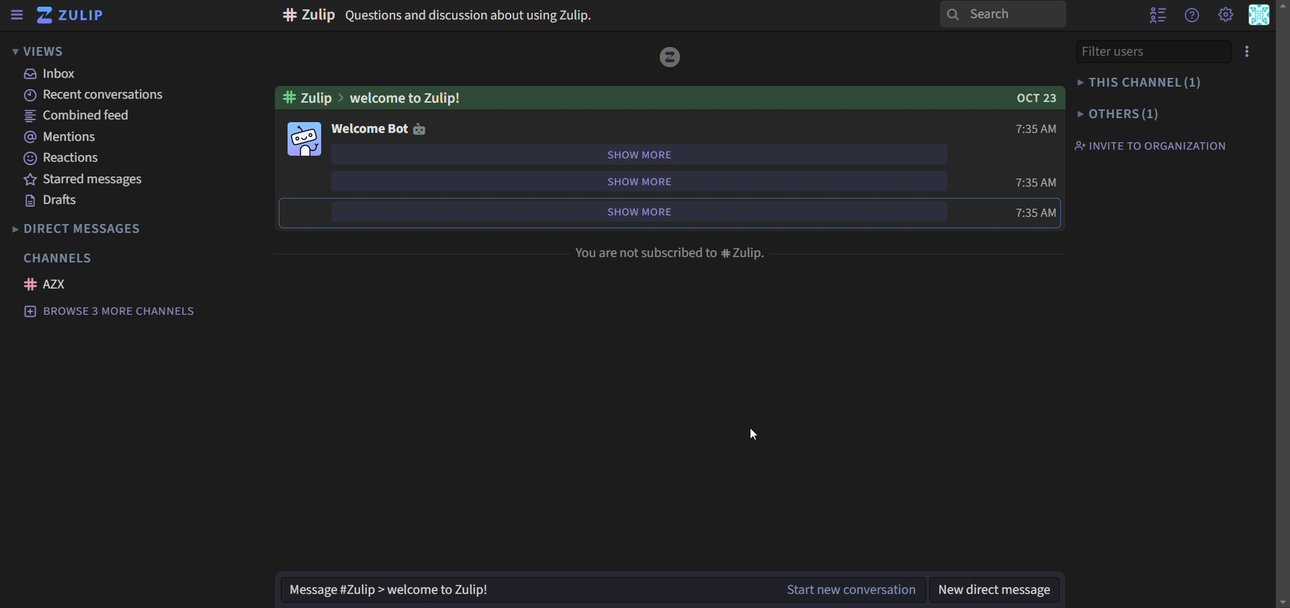 This screenshot has height=608, width=1290. Describe the element at coordinates (51, 52) in the screenshot. I see `views` at that location.